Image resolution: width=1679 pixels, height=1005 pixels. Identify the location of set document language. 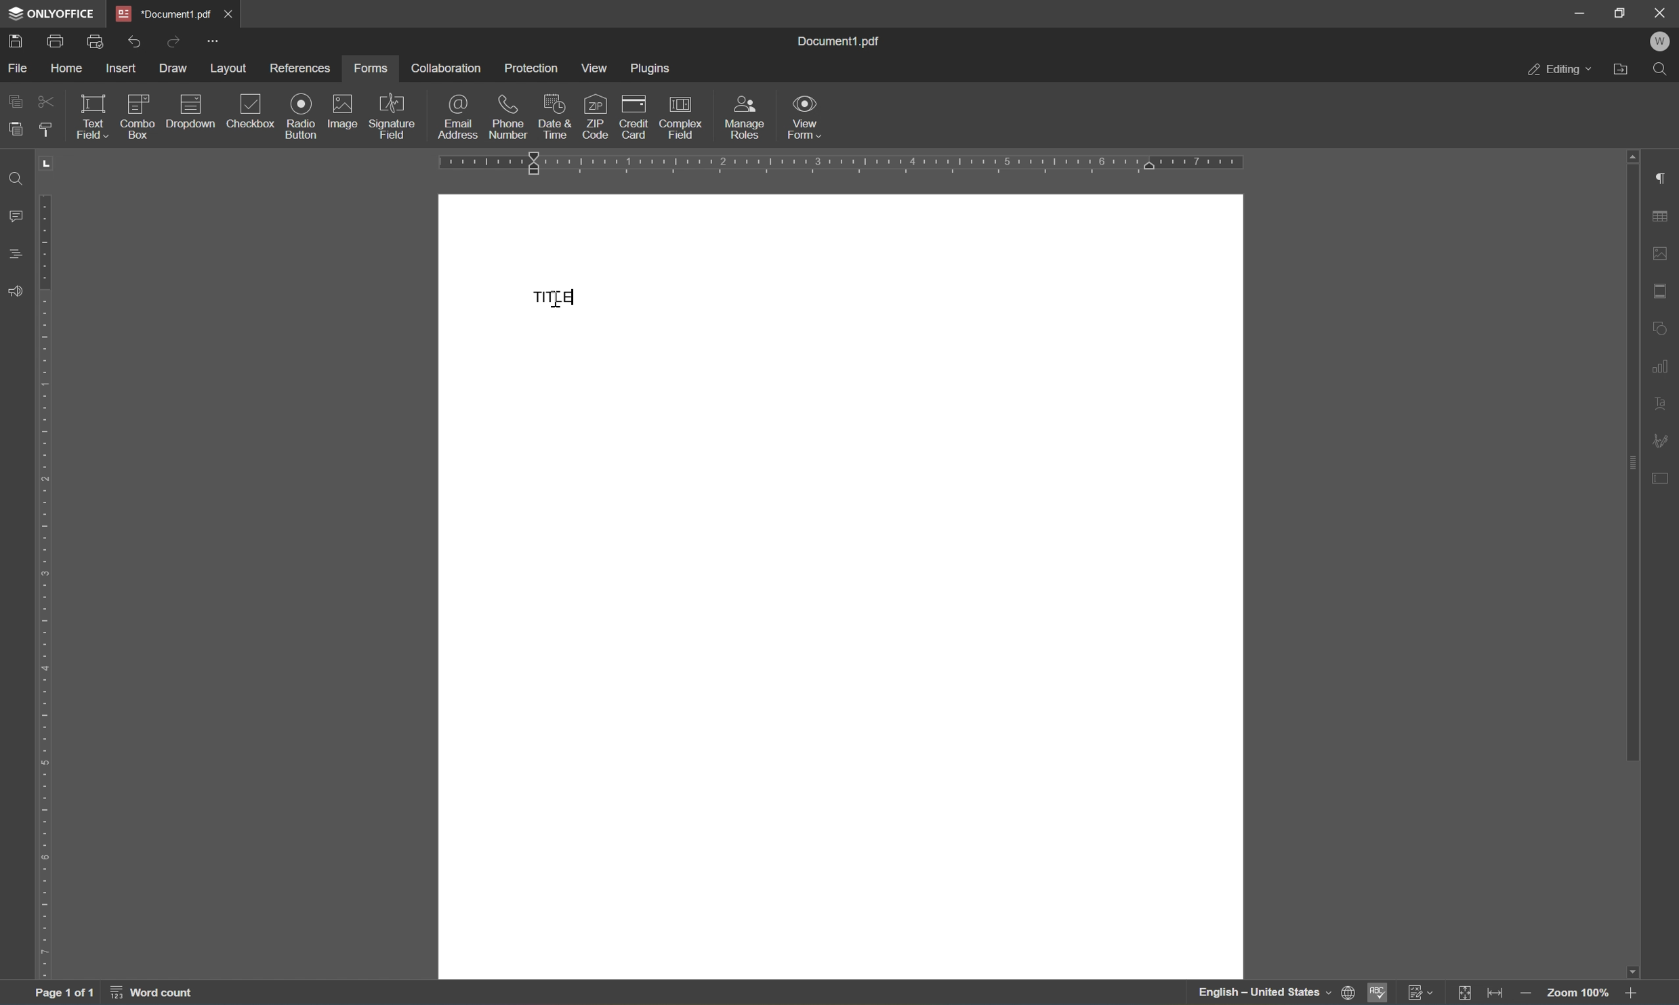
(1276, 994).